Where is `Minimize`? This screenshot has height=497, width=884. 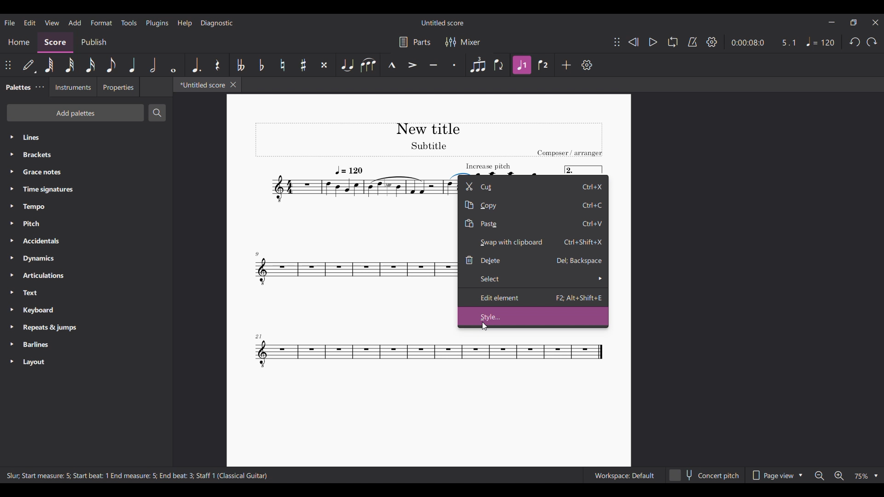 Minimize is located at coordinates (832, 22).